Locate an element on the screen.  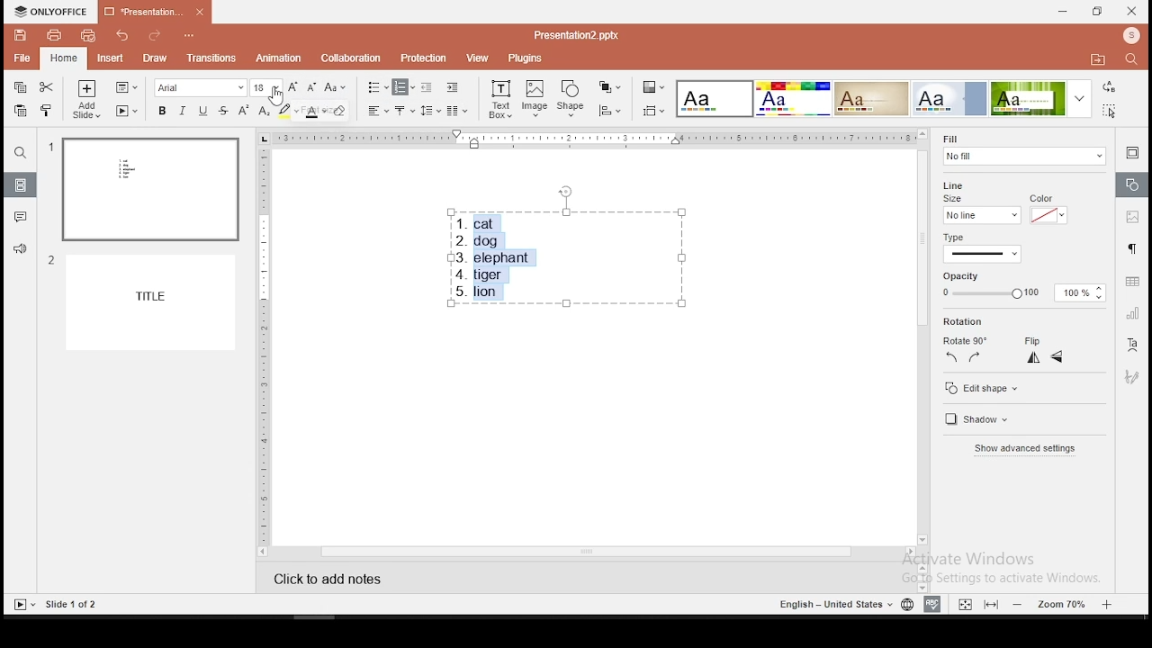
font color is located at coordinates (315, 111).